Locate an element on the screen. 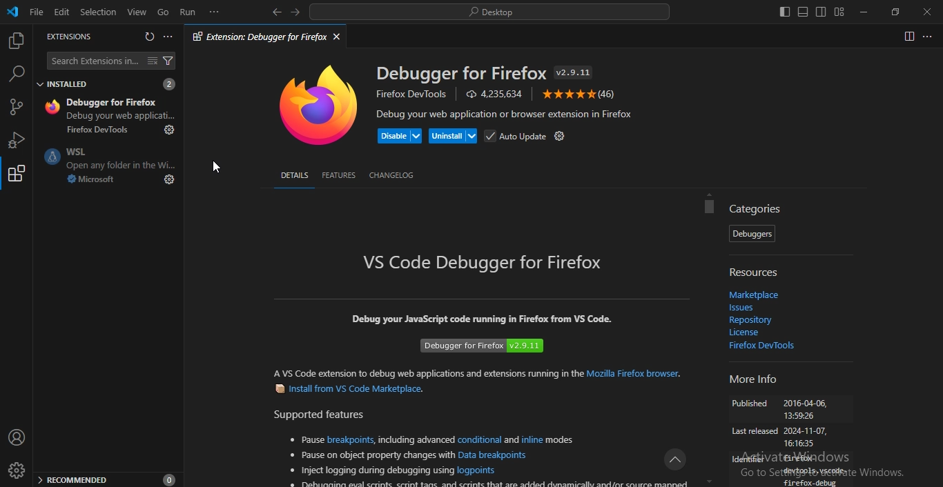  inline is located at coordinates (532, 439).